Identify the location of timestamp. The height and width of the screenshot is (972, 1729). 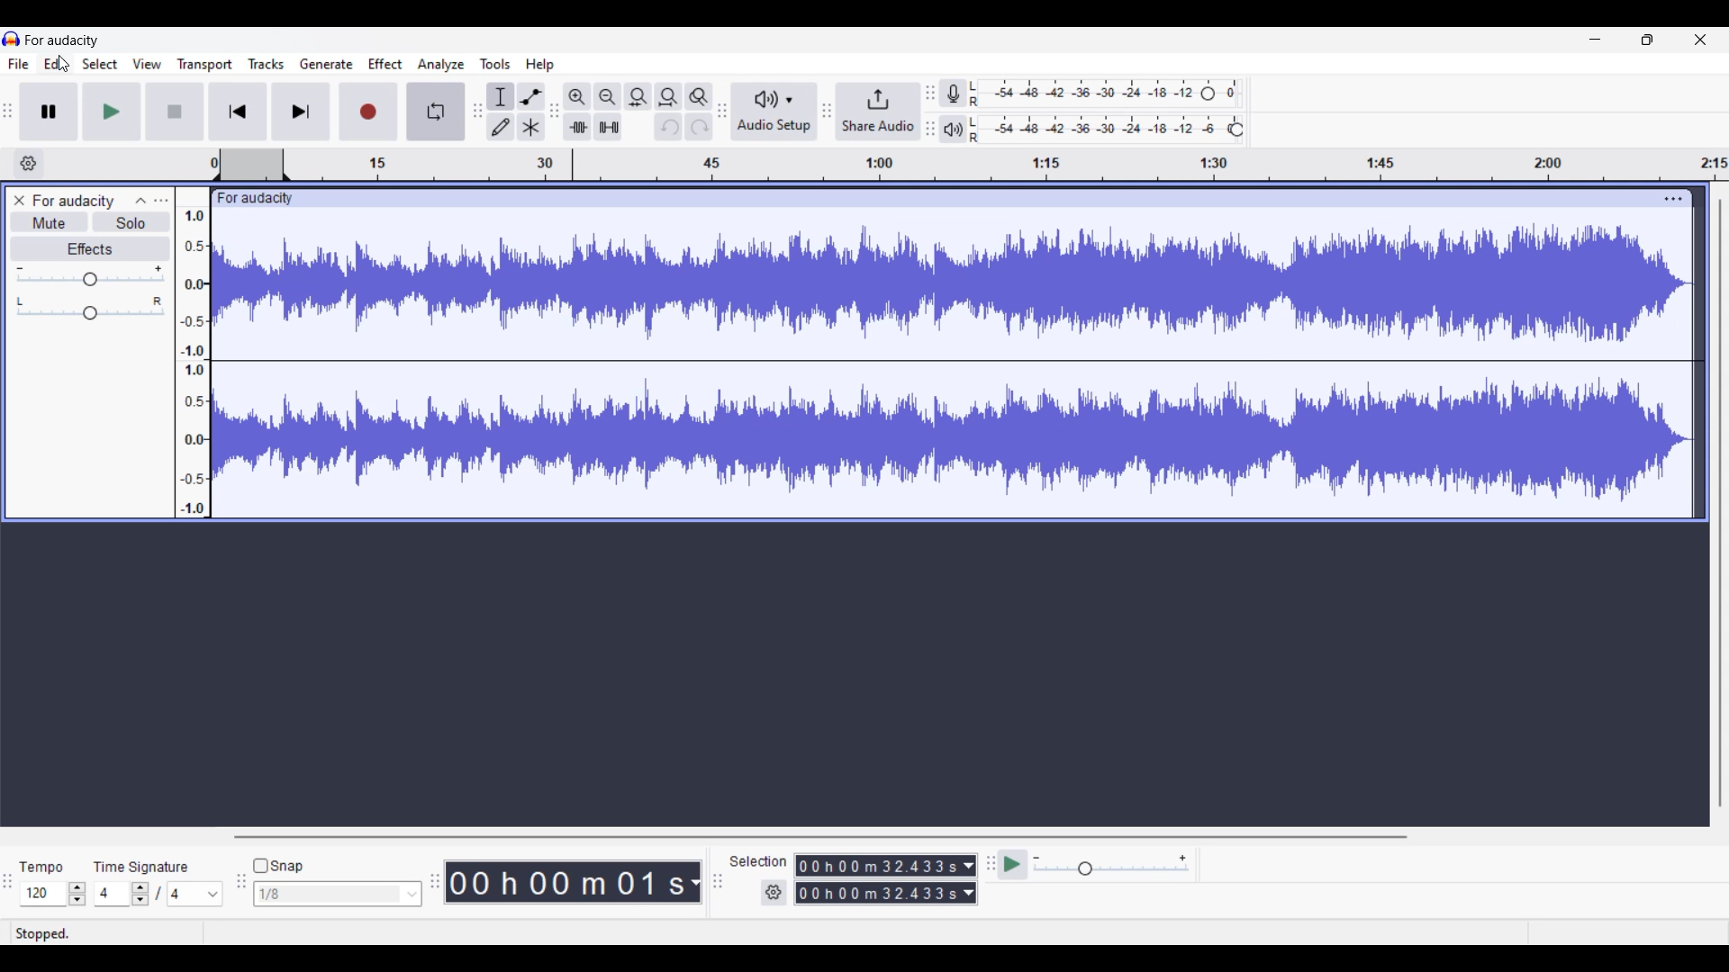
(970, 165).